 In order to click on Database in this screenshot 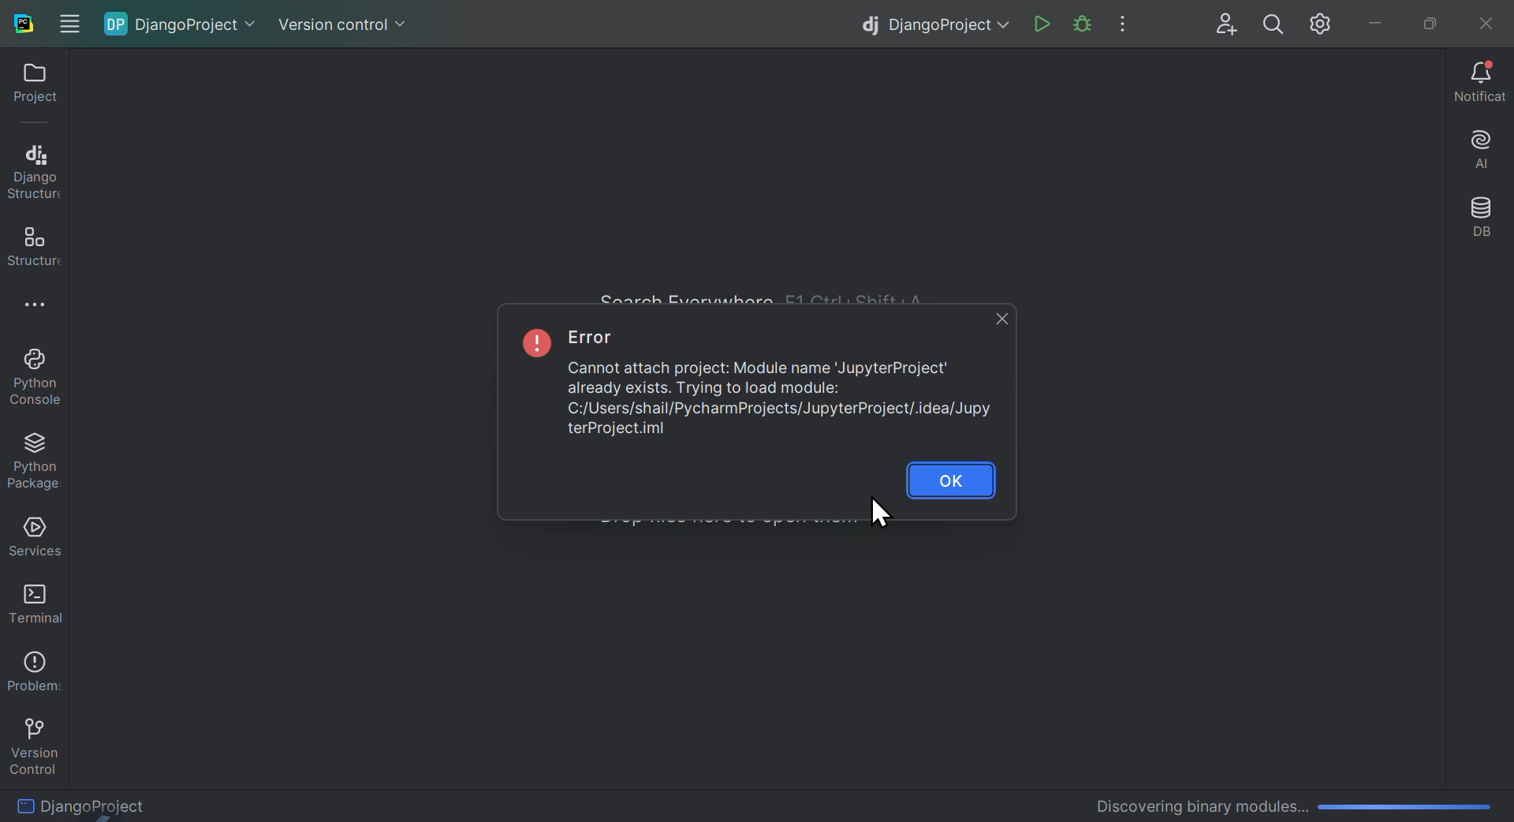, I will do `click(1481, 220)`.